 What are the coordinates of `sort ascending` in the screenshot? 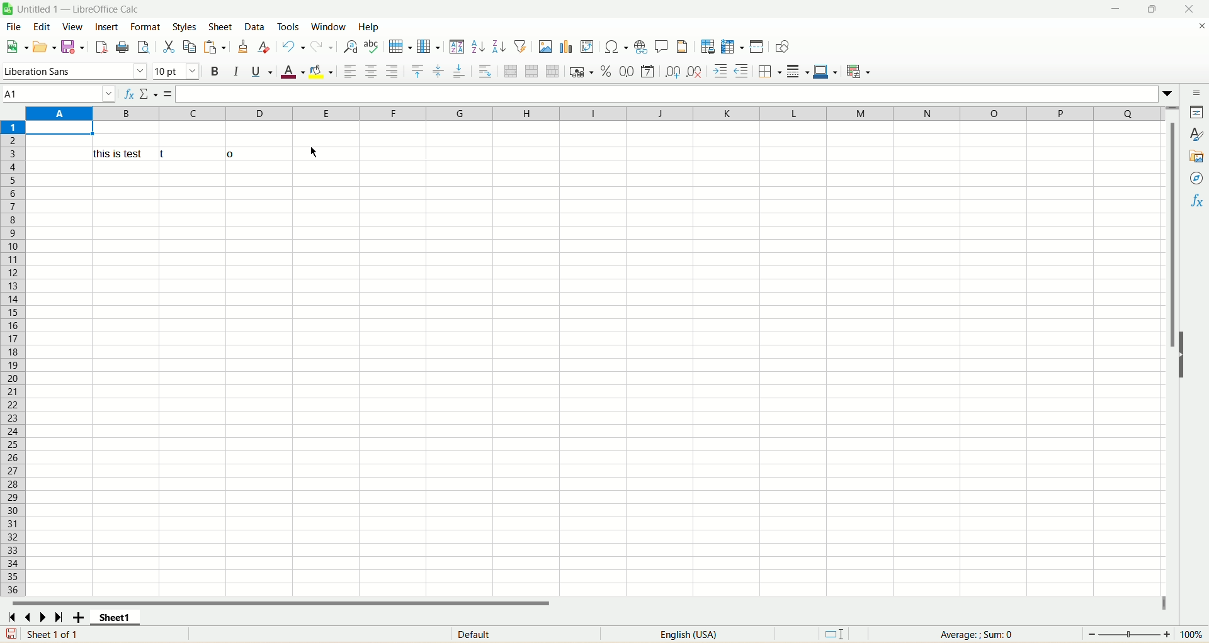 It's located at (477, 48).